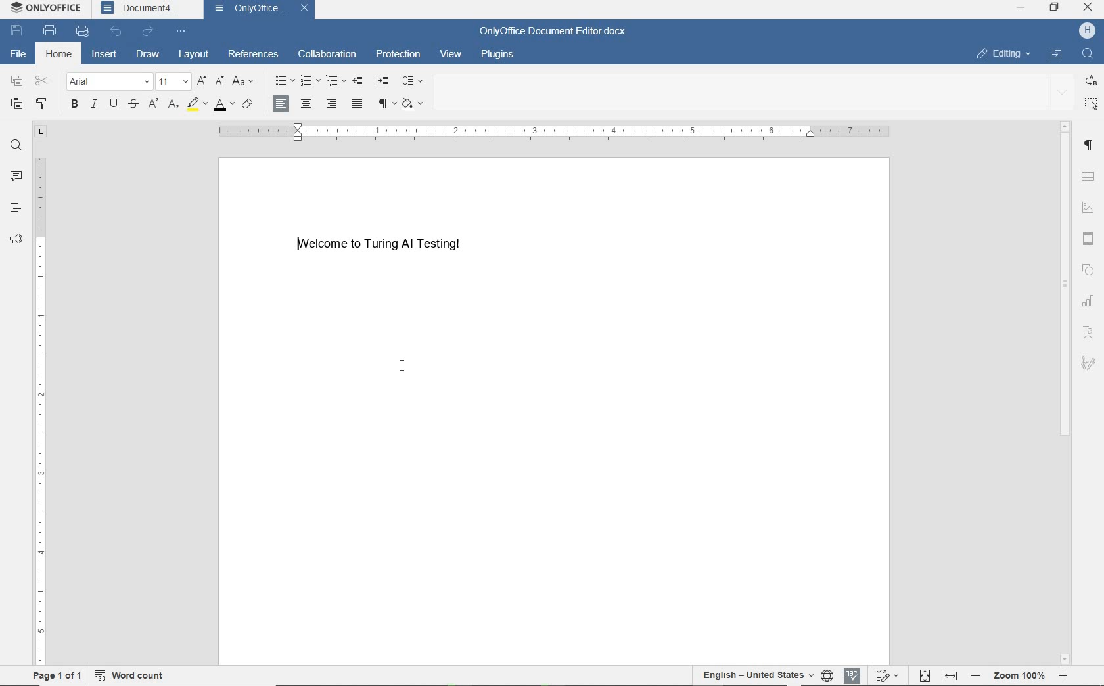  Describe the element at coordinates (827, 676) in the screenshot. I see `set document language` at that location.